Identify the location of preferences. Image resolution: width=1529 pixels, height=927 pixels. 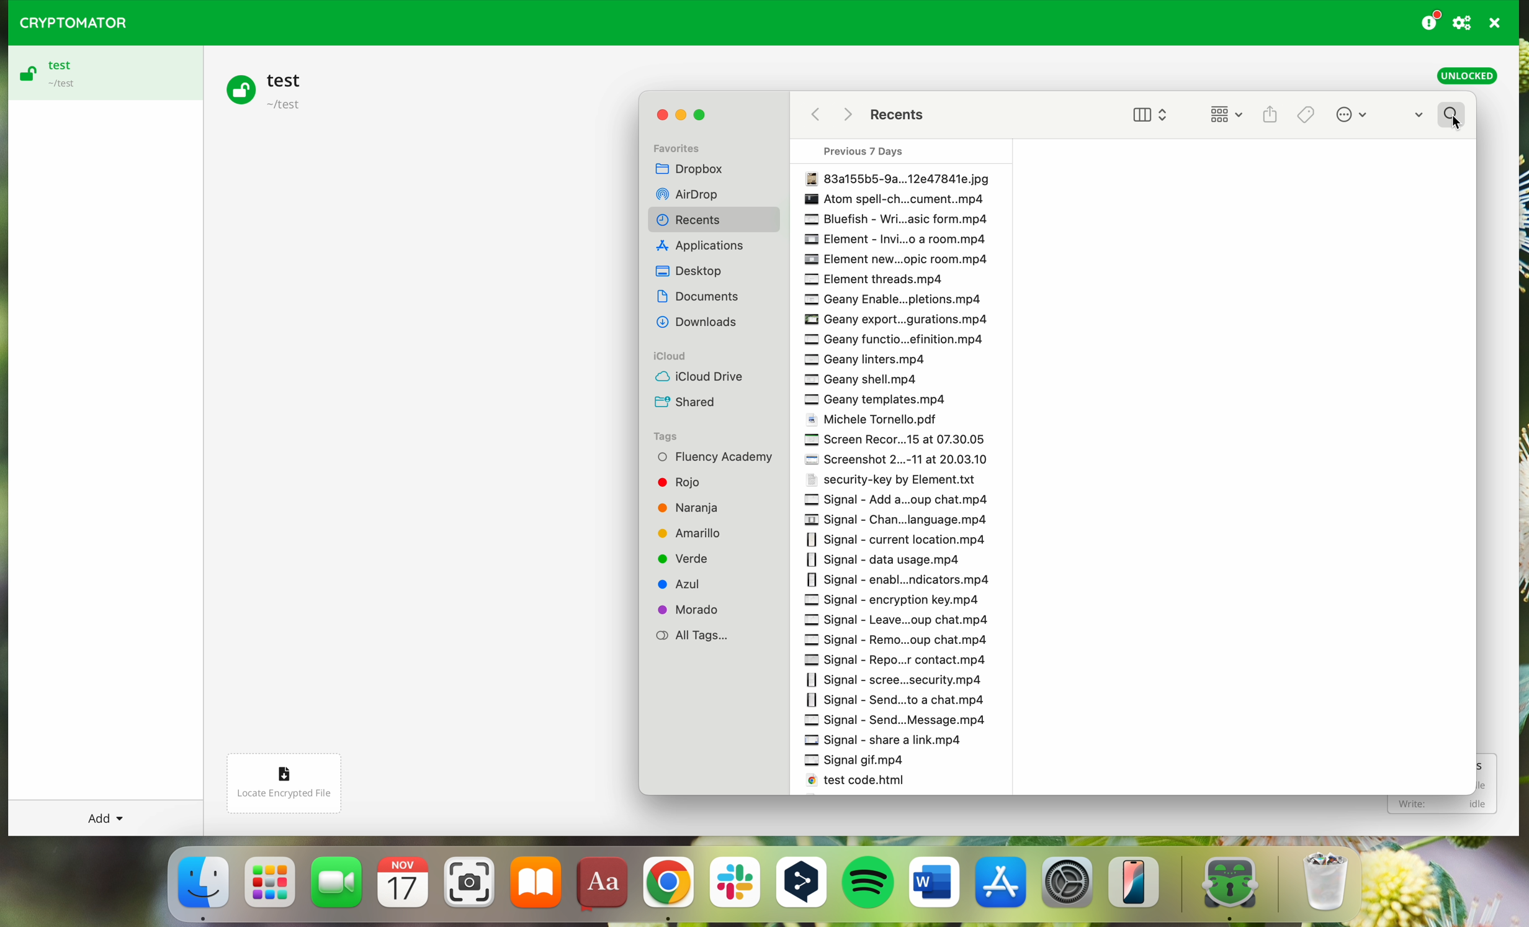
(1464, 22).